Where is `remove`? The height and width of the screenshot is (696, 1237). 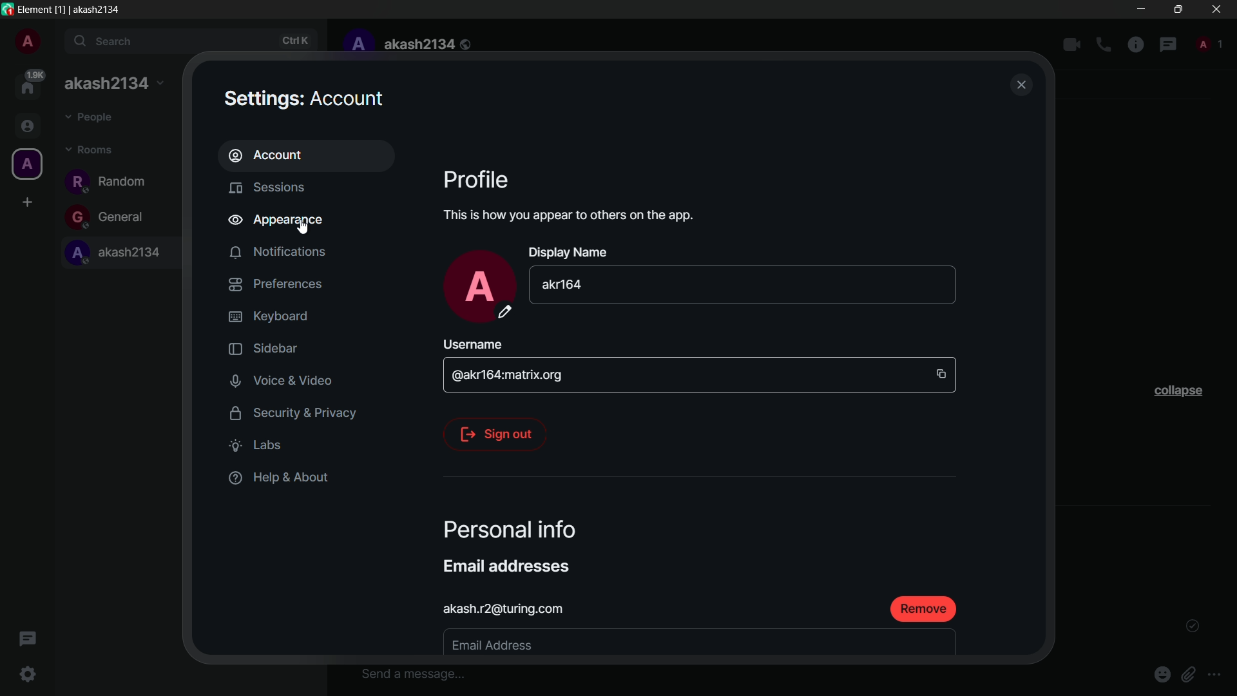 remove is located at coordinates (926, 608).